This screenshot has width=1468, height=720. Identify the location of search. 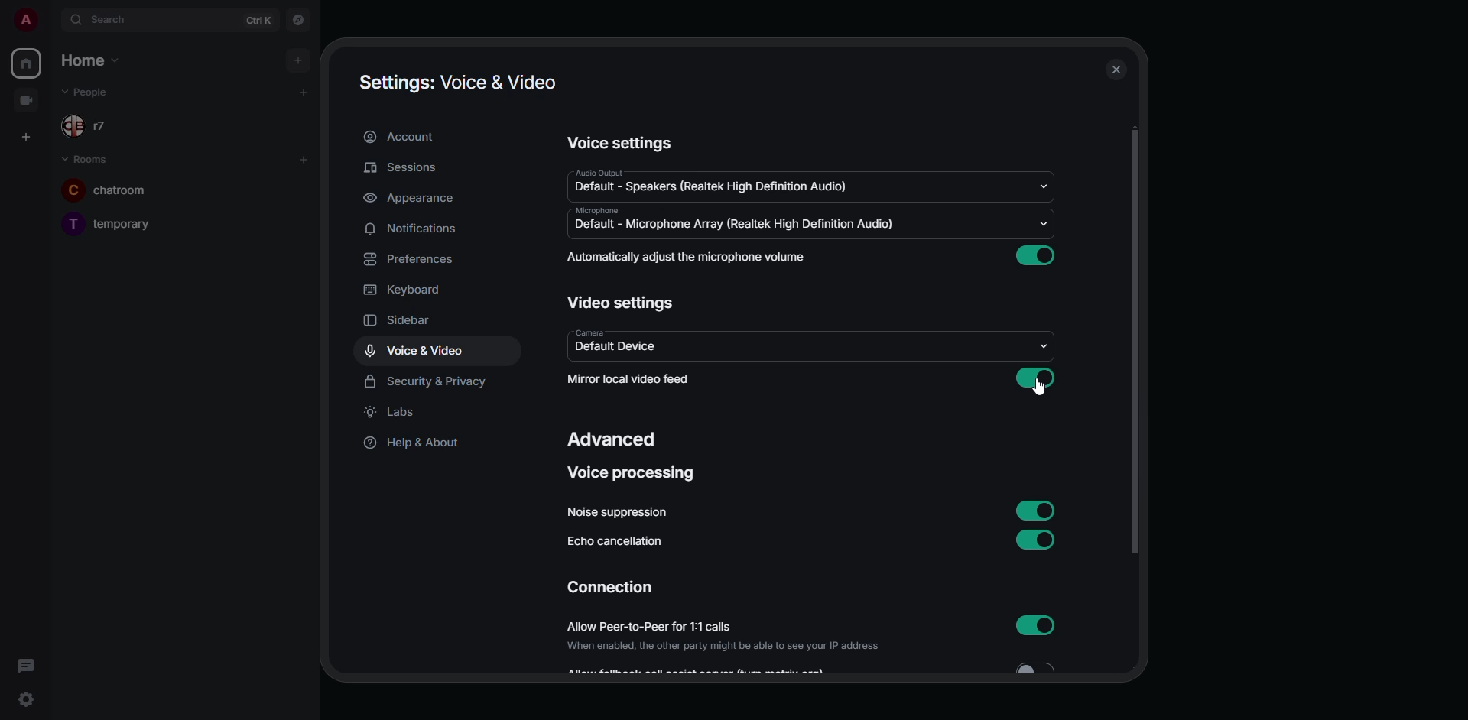
(102, 20).